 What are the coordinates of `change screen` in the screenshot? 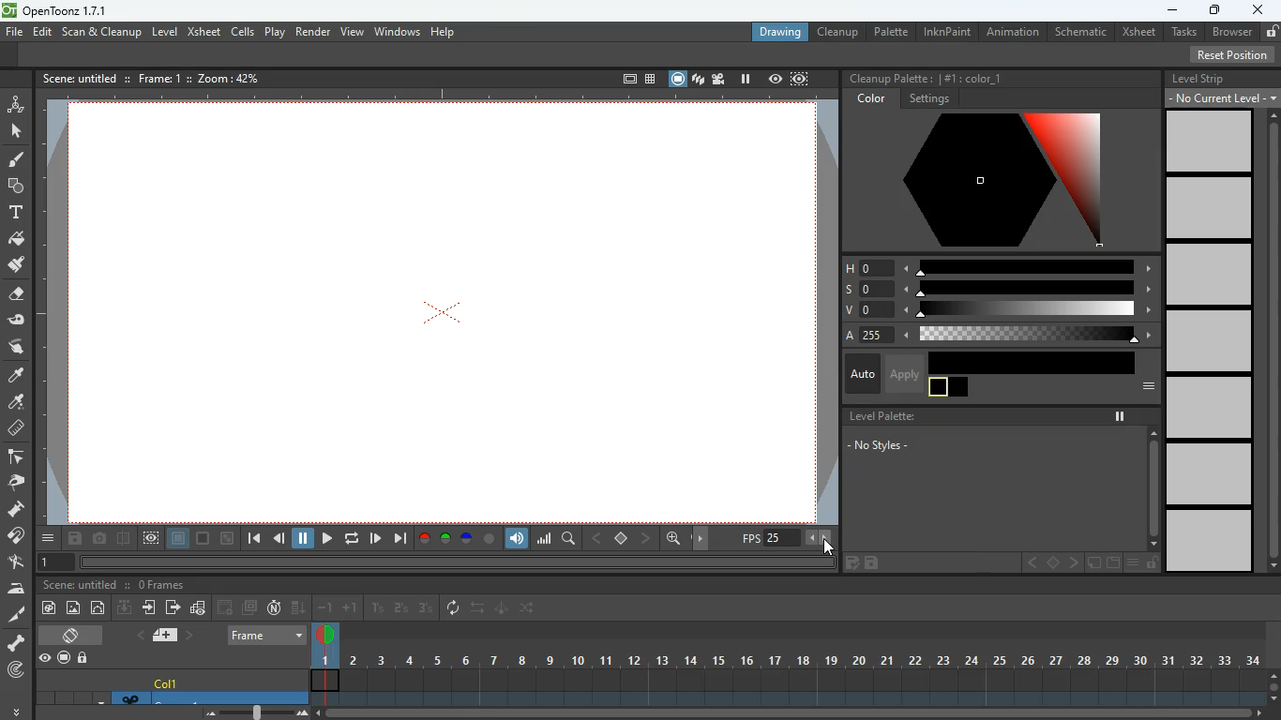 It's located at (72, 635).